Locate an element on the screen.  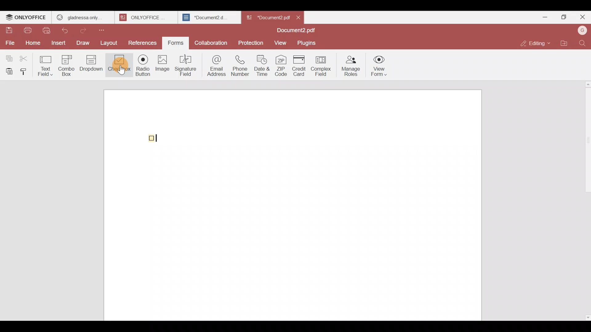
Manage roles is located at coordinates (351, 64).